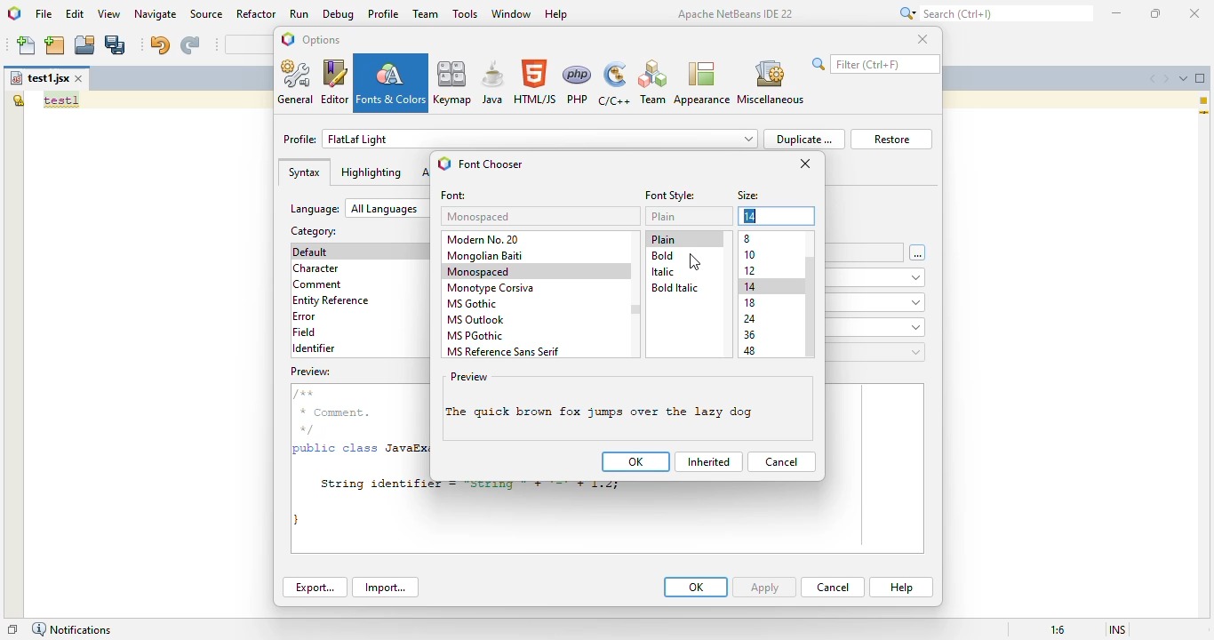 The width and height of the screenshot is (1214, 640). What do you see at coordinates (207, 14) in the screenshot?
I see `source` at bounding box center [207, 14].